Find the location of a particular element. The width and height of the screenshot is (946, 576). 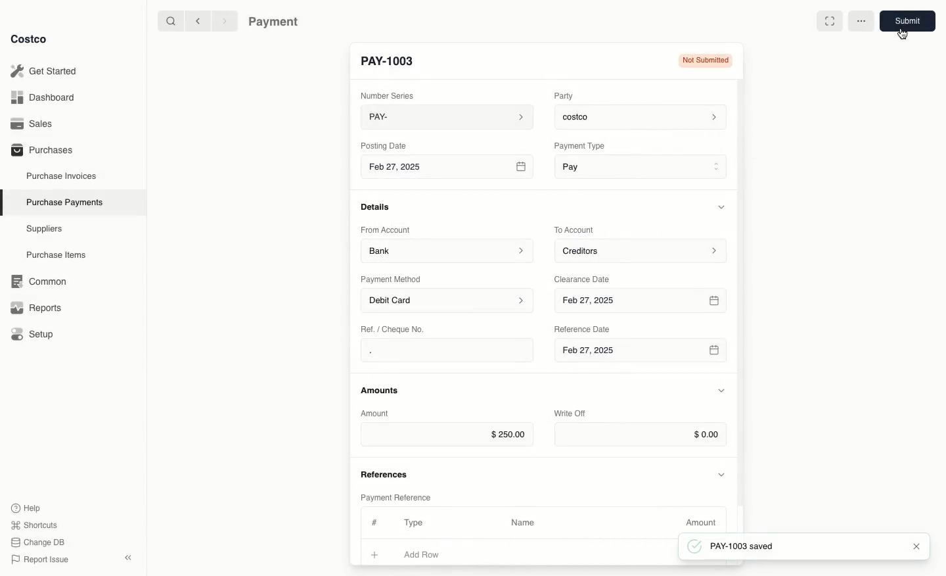

cursor is located at coordinates (903, 36).